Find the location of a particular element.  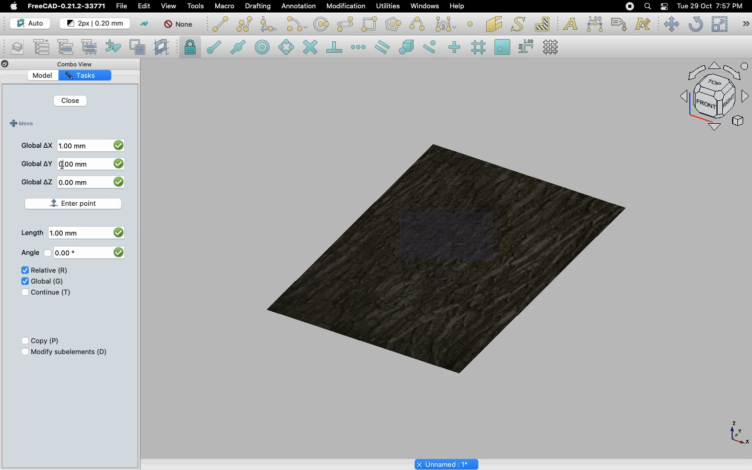

Draft modification tools is located at coordinates (745, 25).